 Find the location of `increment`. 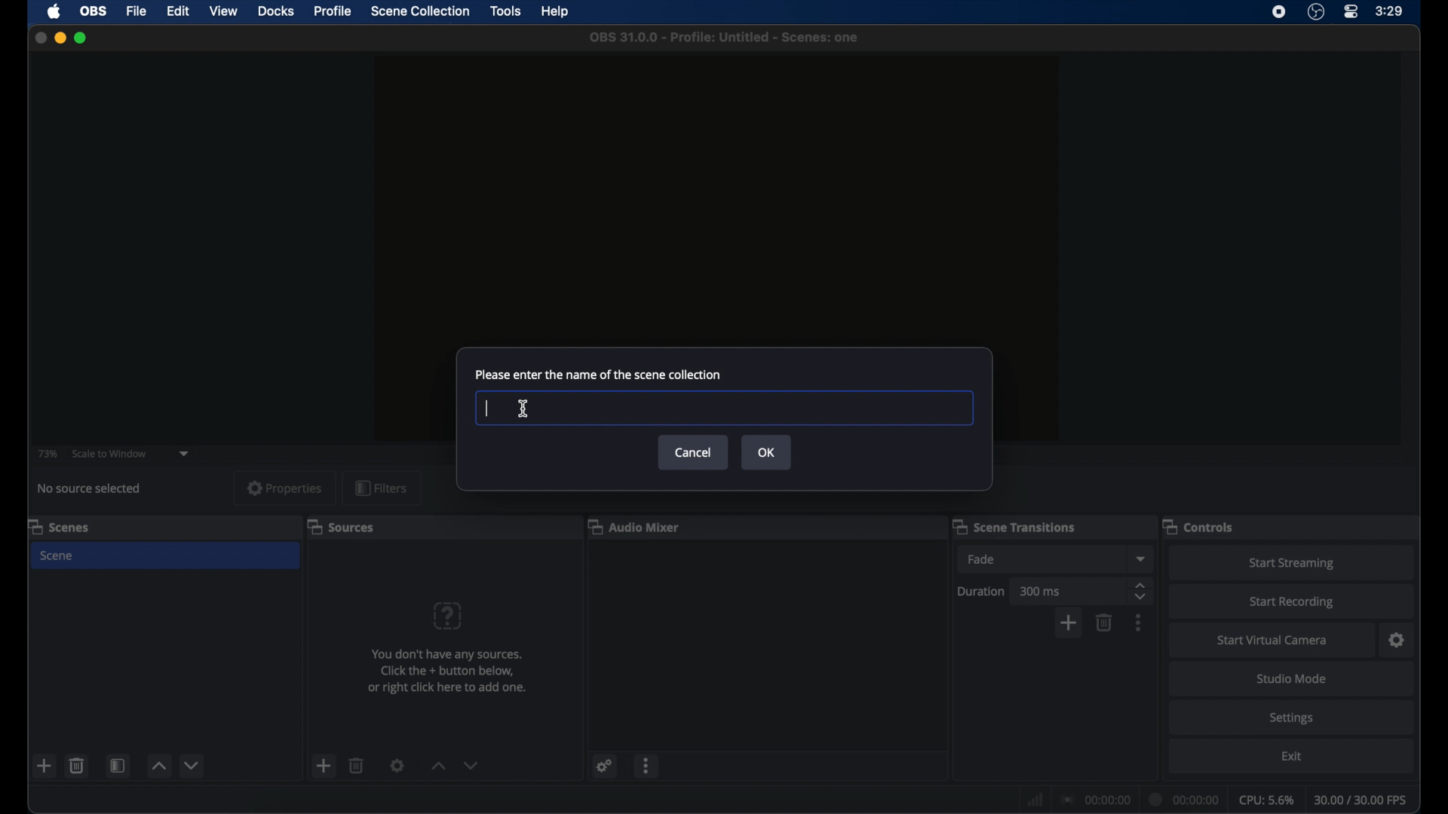

increment is located at coordinates (436, 766).